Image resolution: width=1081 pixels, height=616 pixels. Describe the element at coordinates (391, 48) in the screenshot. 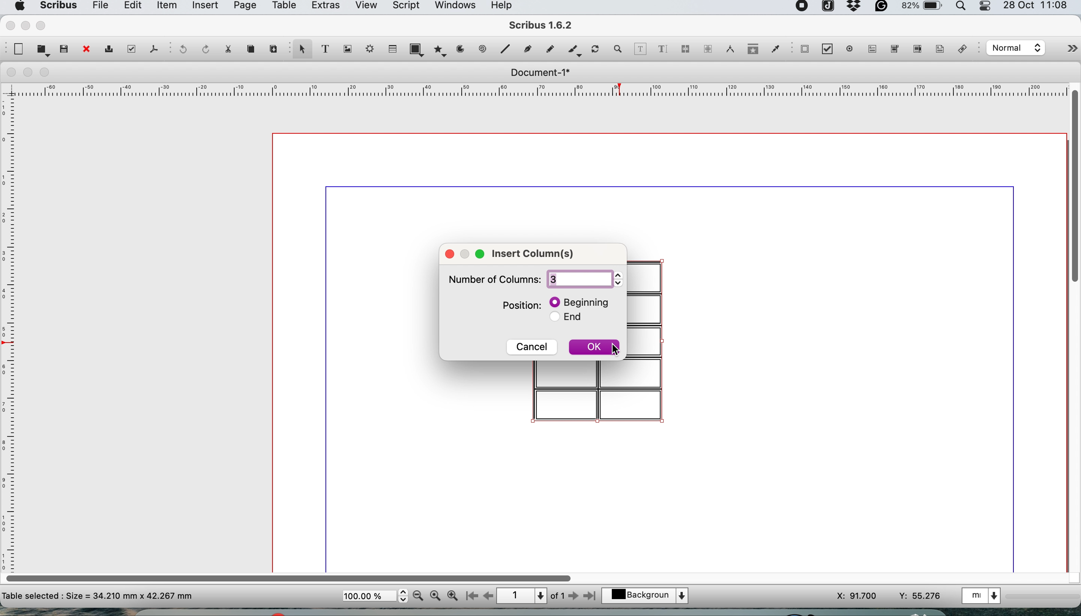

I see `table` at that location.